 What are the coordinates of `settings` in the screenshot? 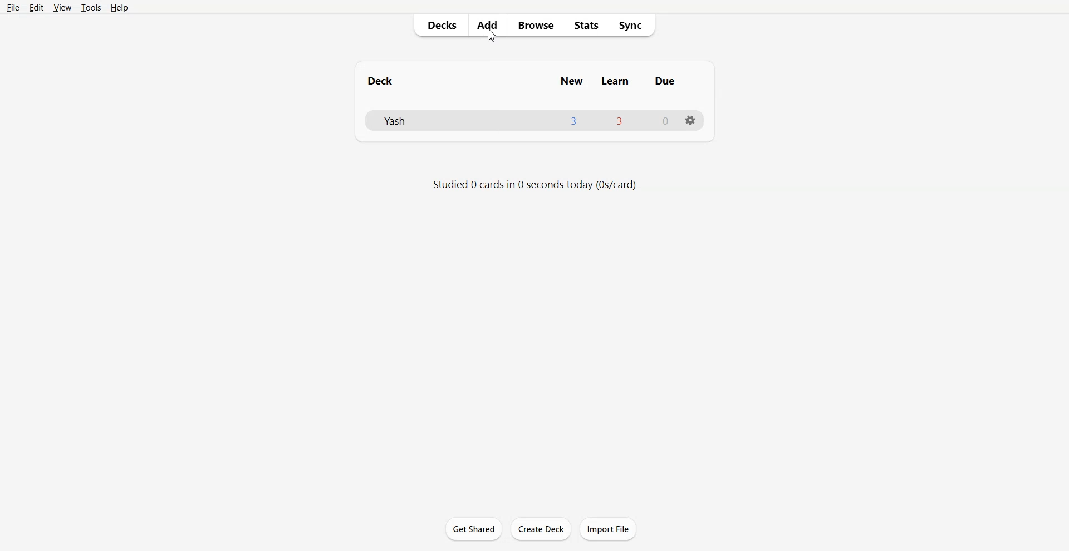 It's located at (690, 120).